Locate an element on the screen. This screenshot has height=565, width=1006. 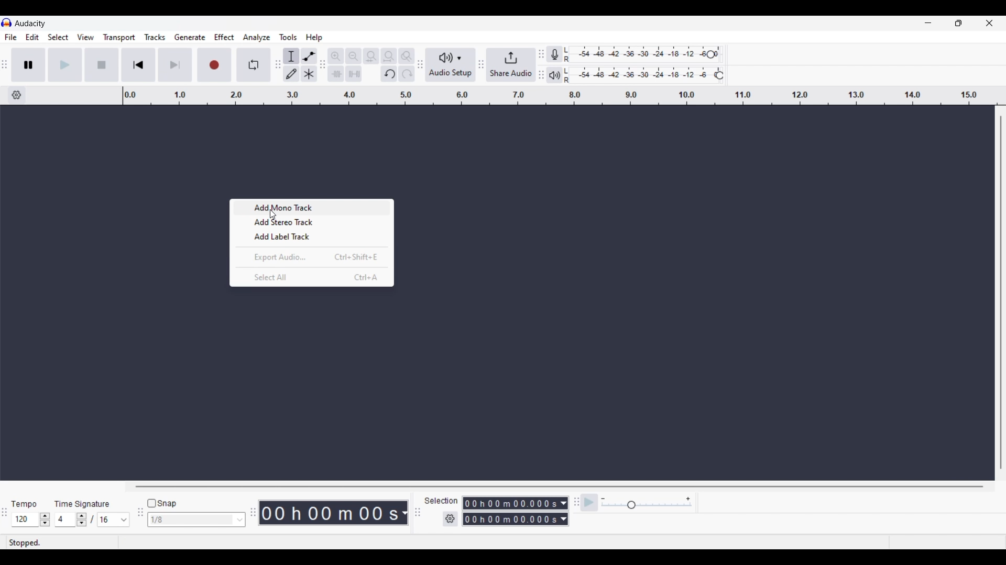
Effect menu is located at coordinates (225, 37).